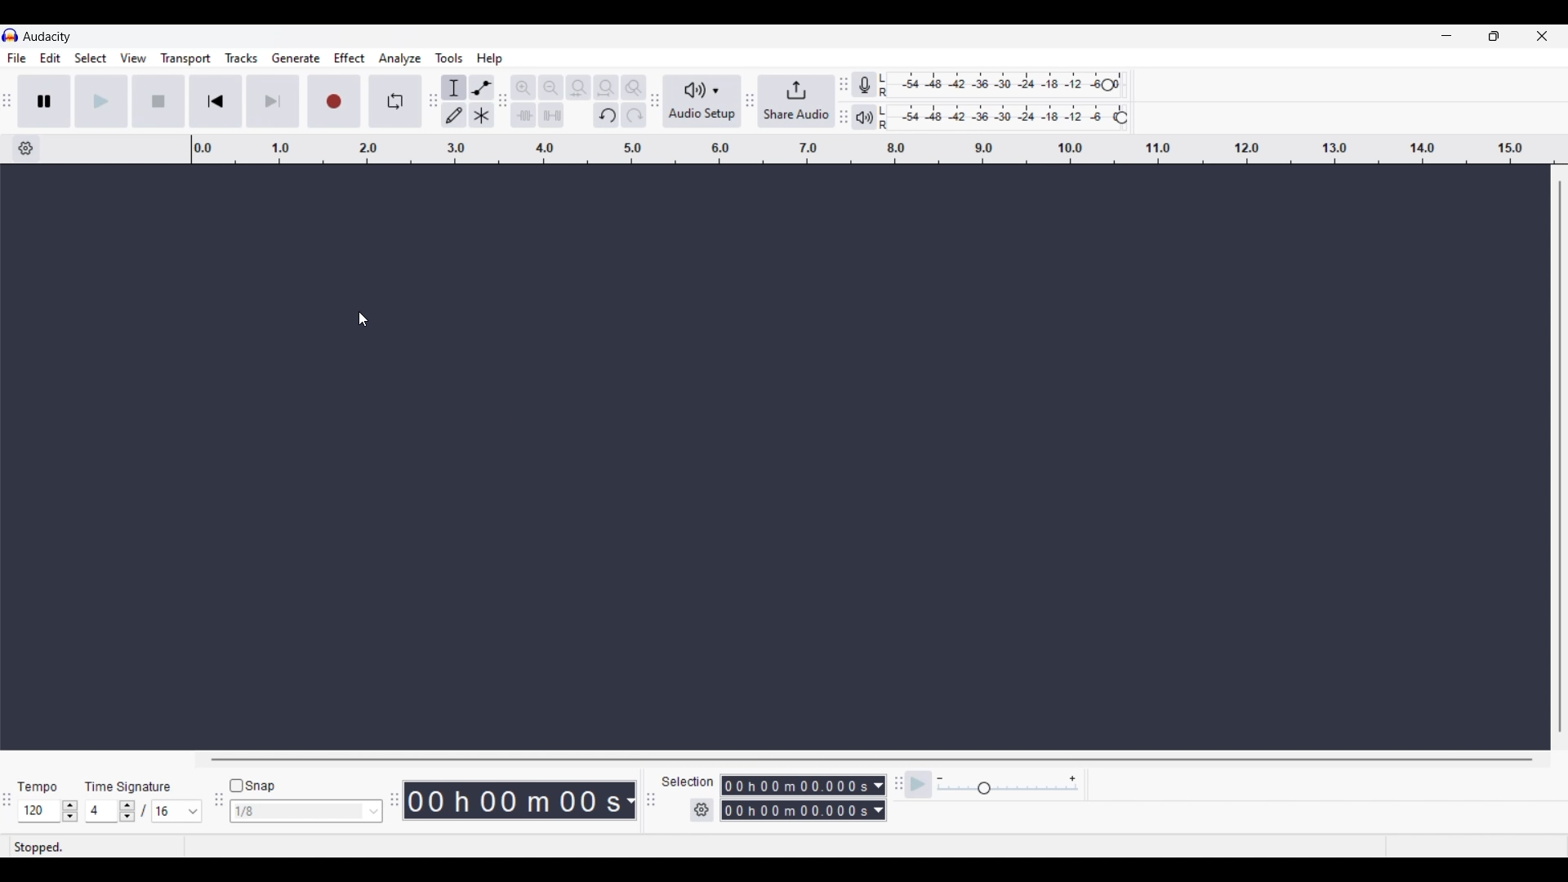  Describe the element at coordinates (363, 319) in the screenshot. I see `Cursor right clicking on audio track space` at that location.